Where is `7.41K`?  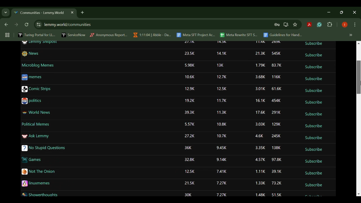 7.41K is located at coordinates (221, 171).